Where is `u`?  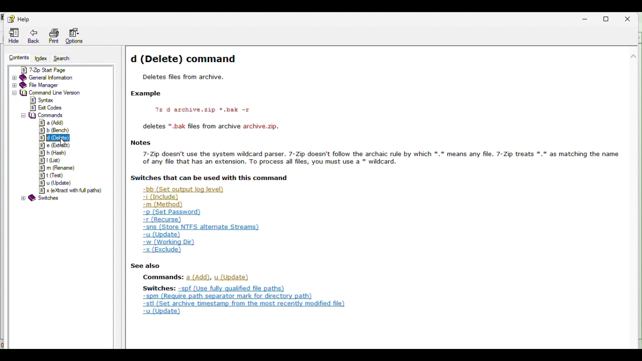 u is located at coordinates (55, 184).